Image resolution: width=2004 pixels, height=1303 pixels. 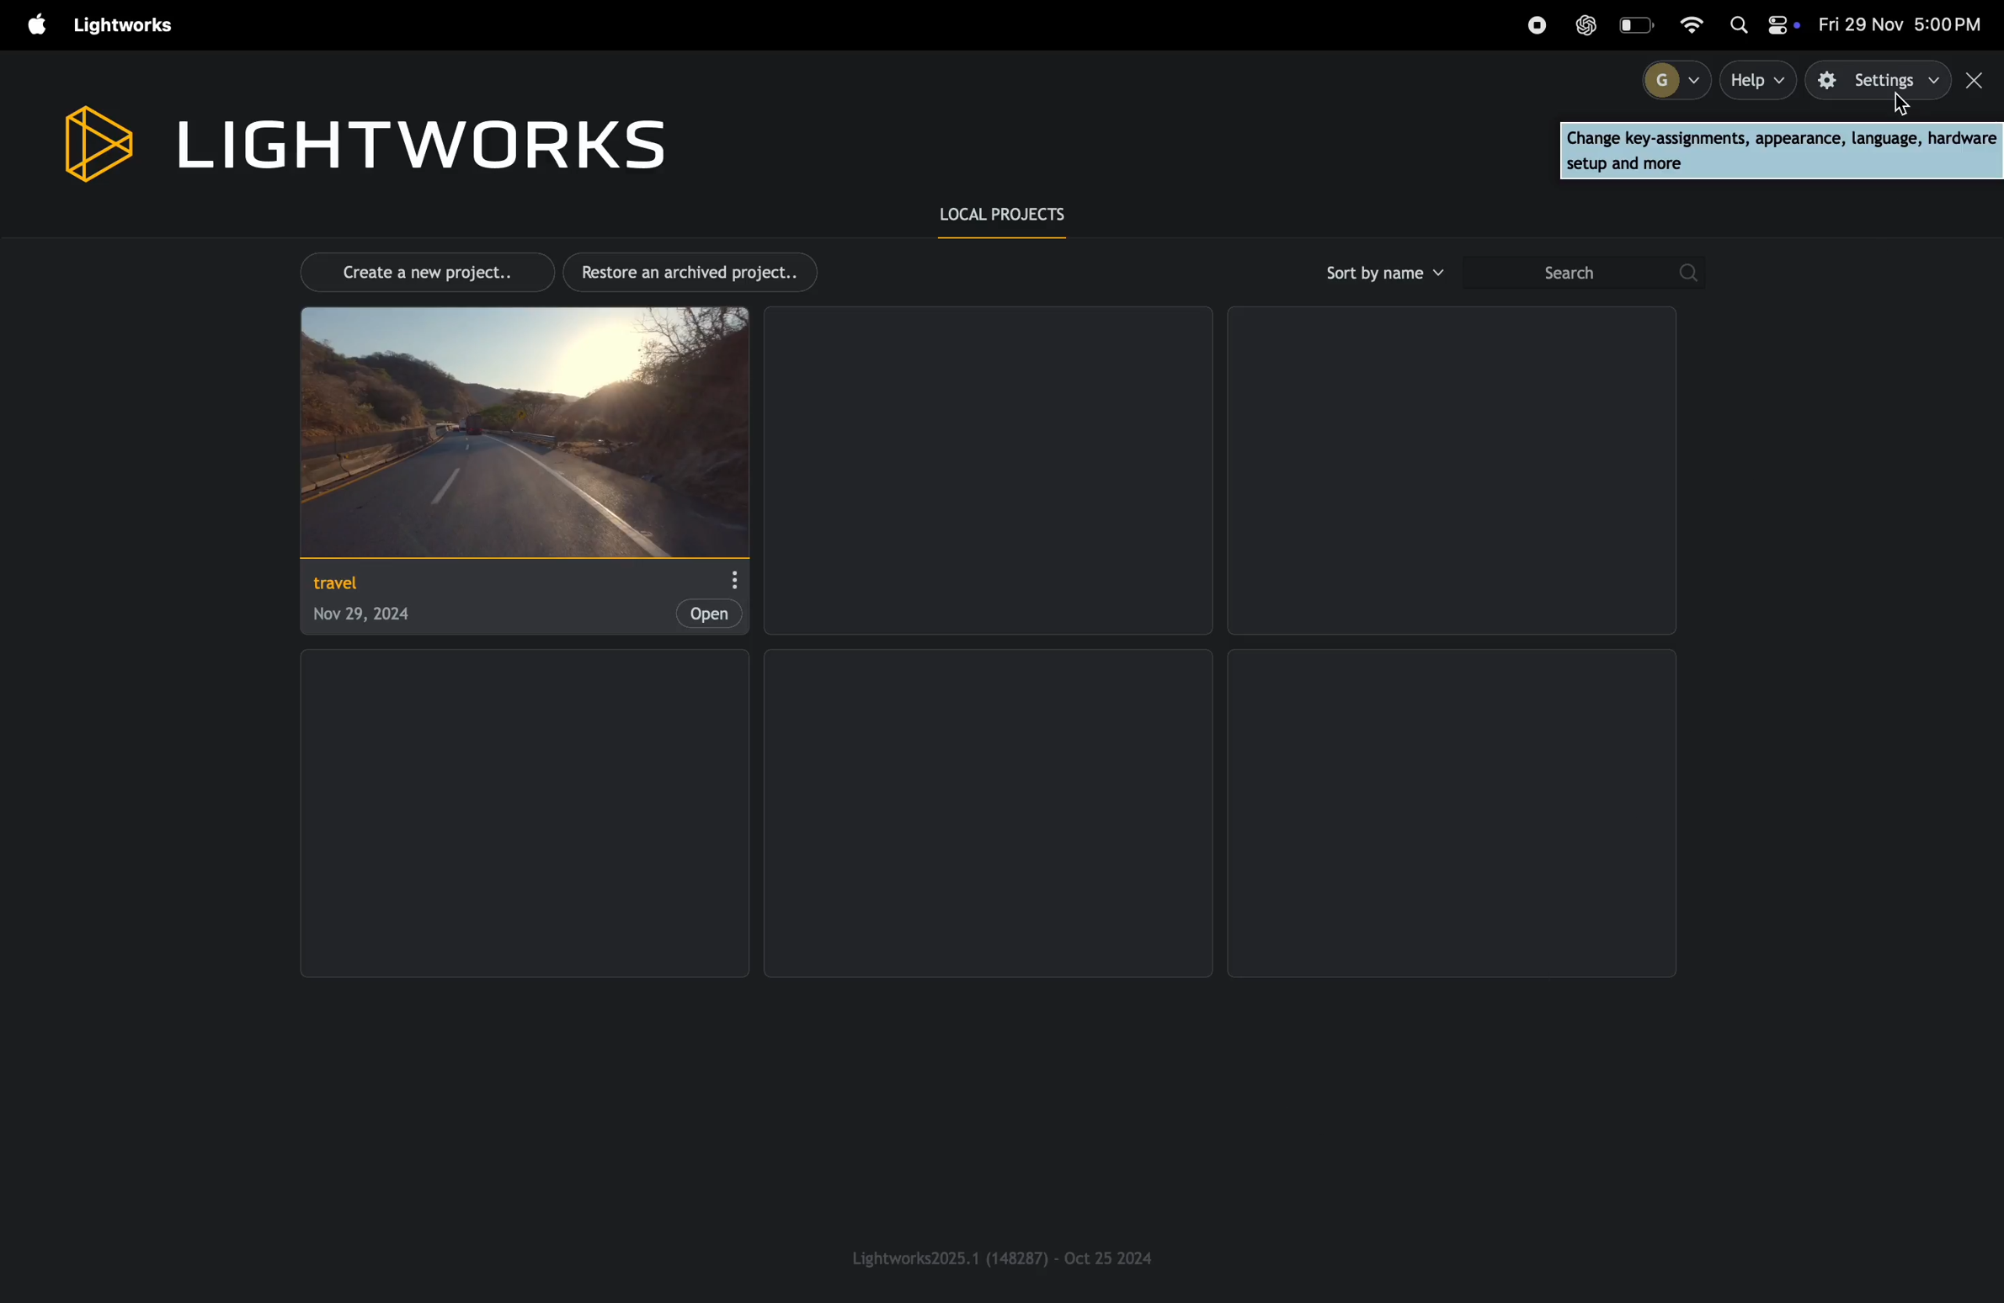 I want to click on restore archived projects, so click(x=697, y=272).